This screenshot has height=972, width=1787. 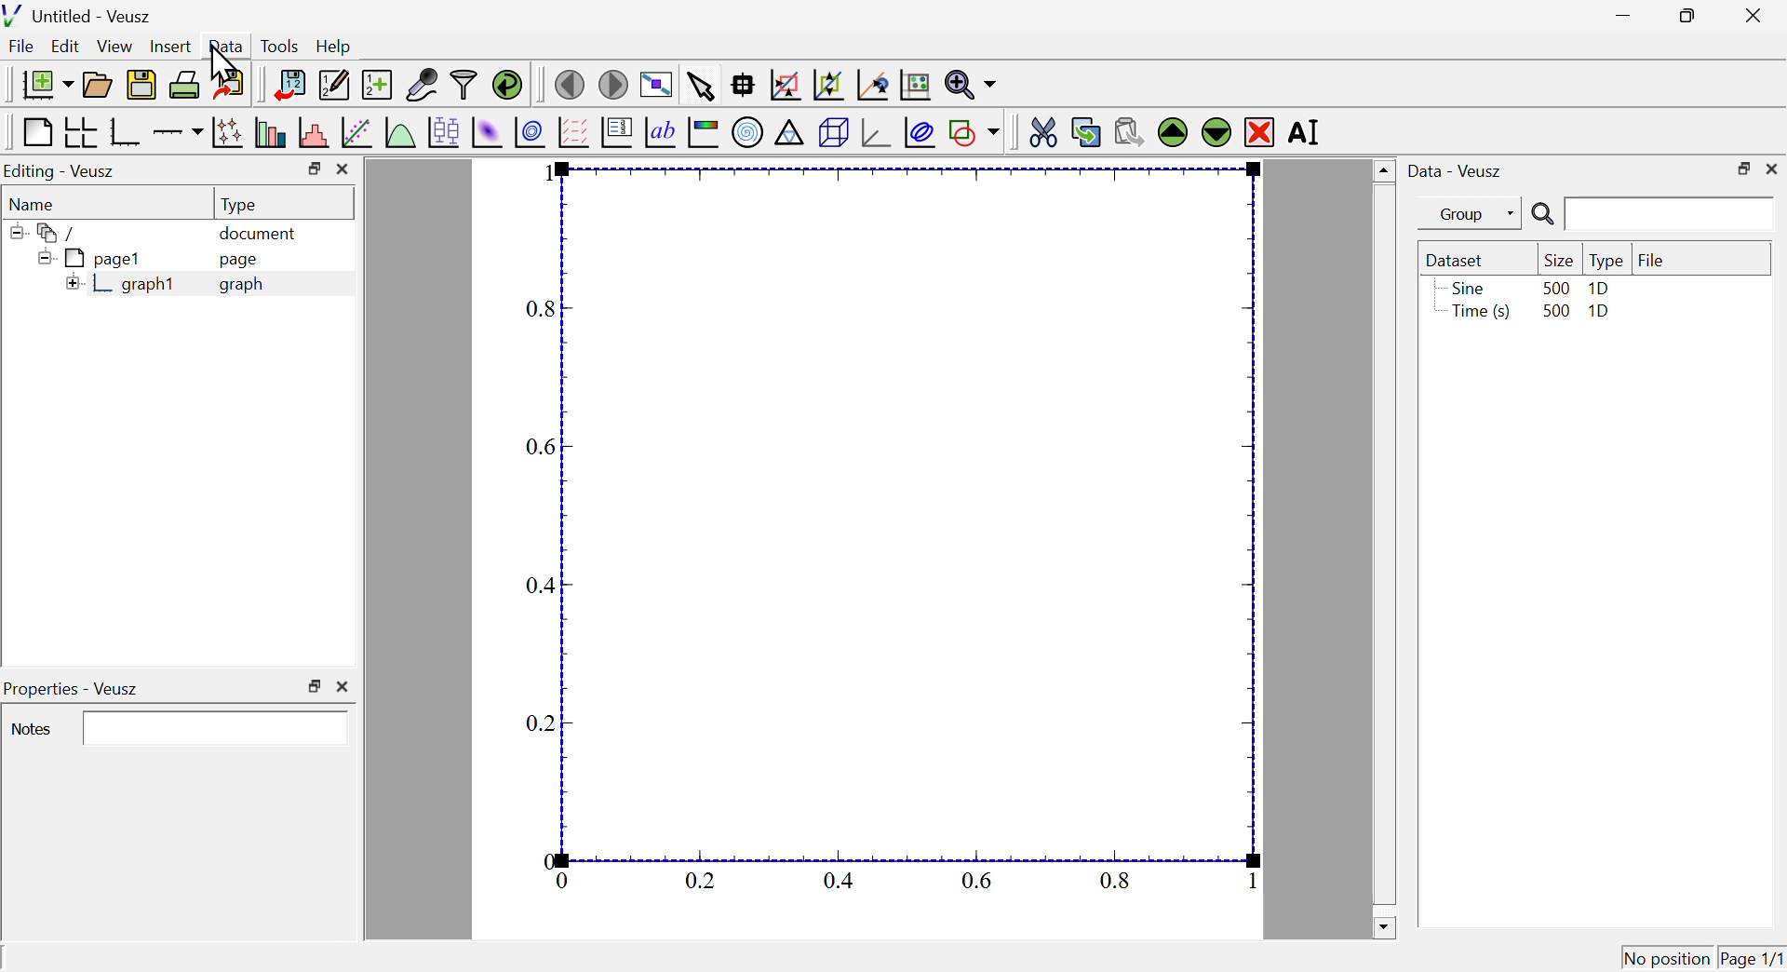 I want to click on maximize, so click(x=1683, y=17).